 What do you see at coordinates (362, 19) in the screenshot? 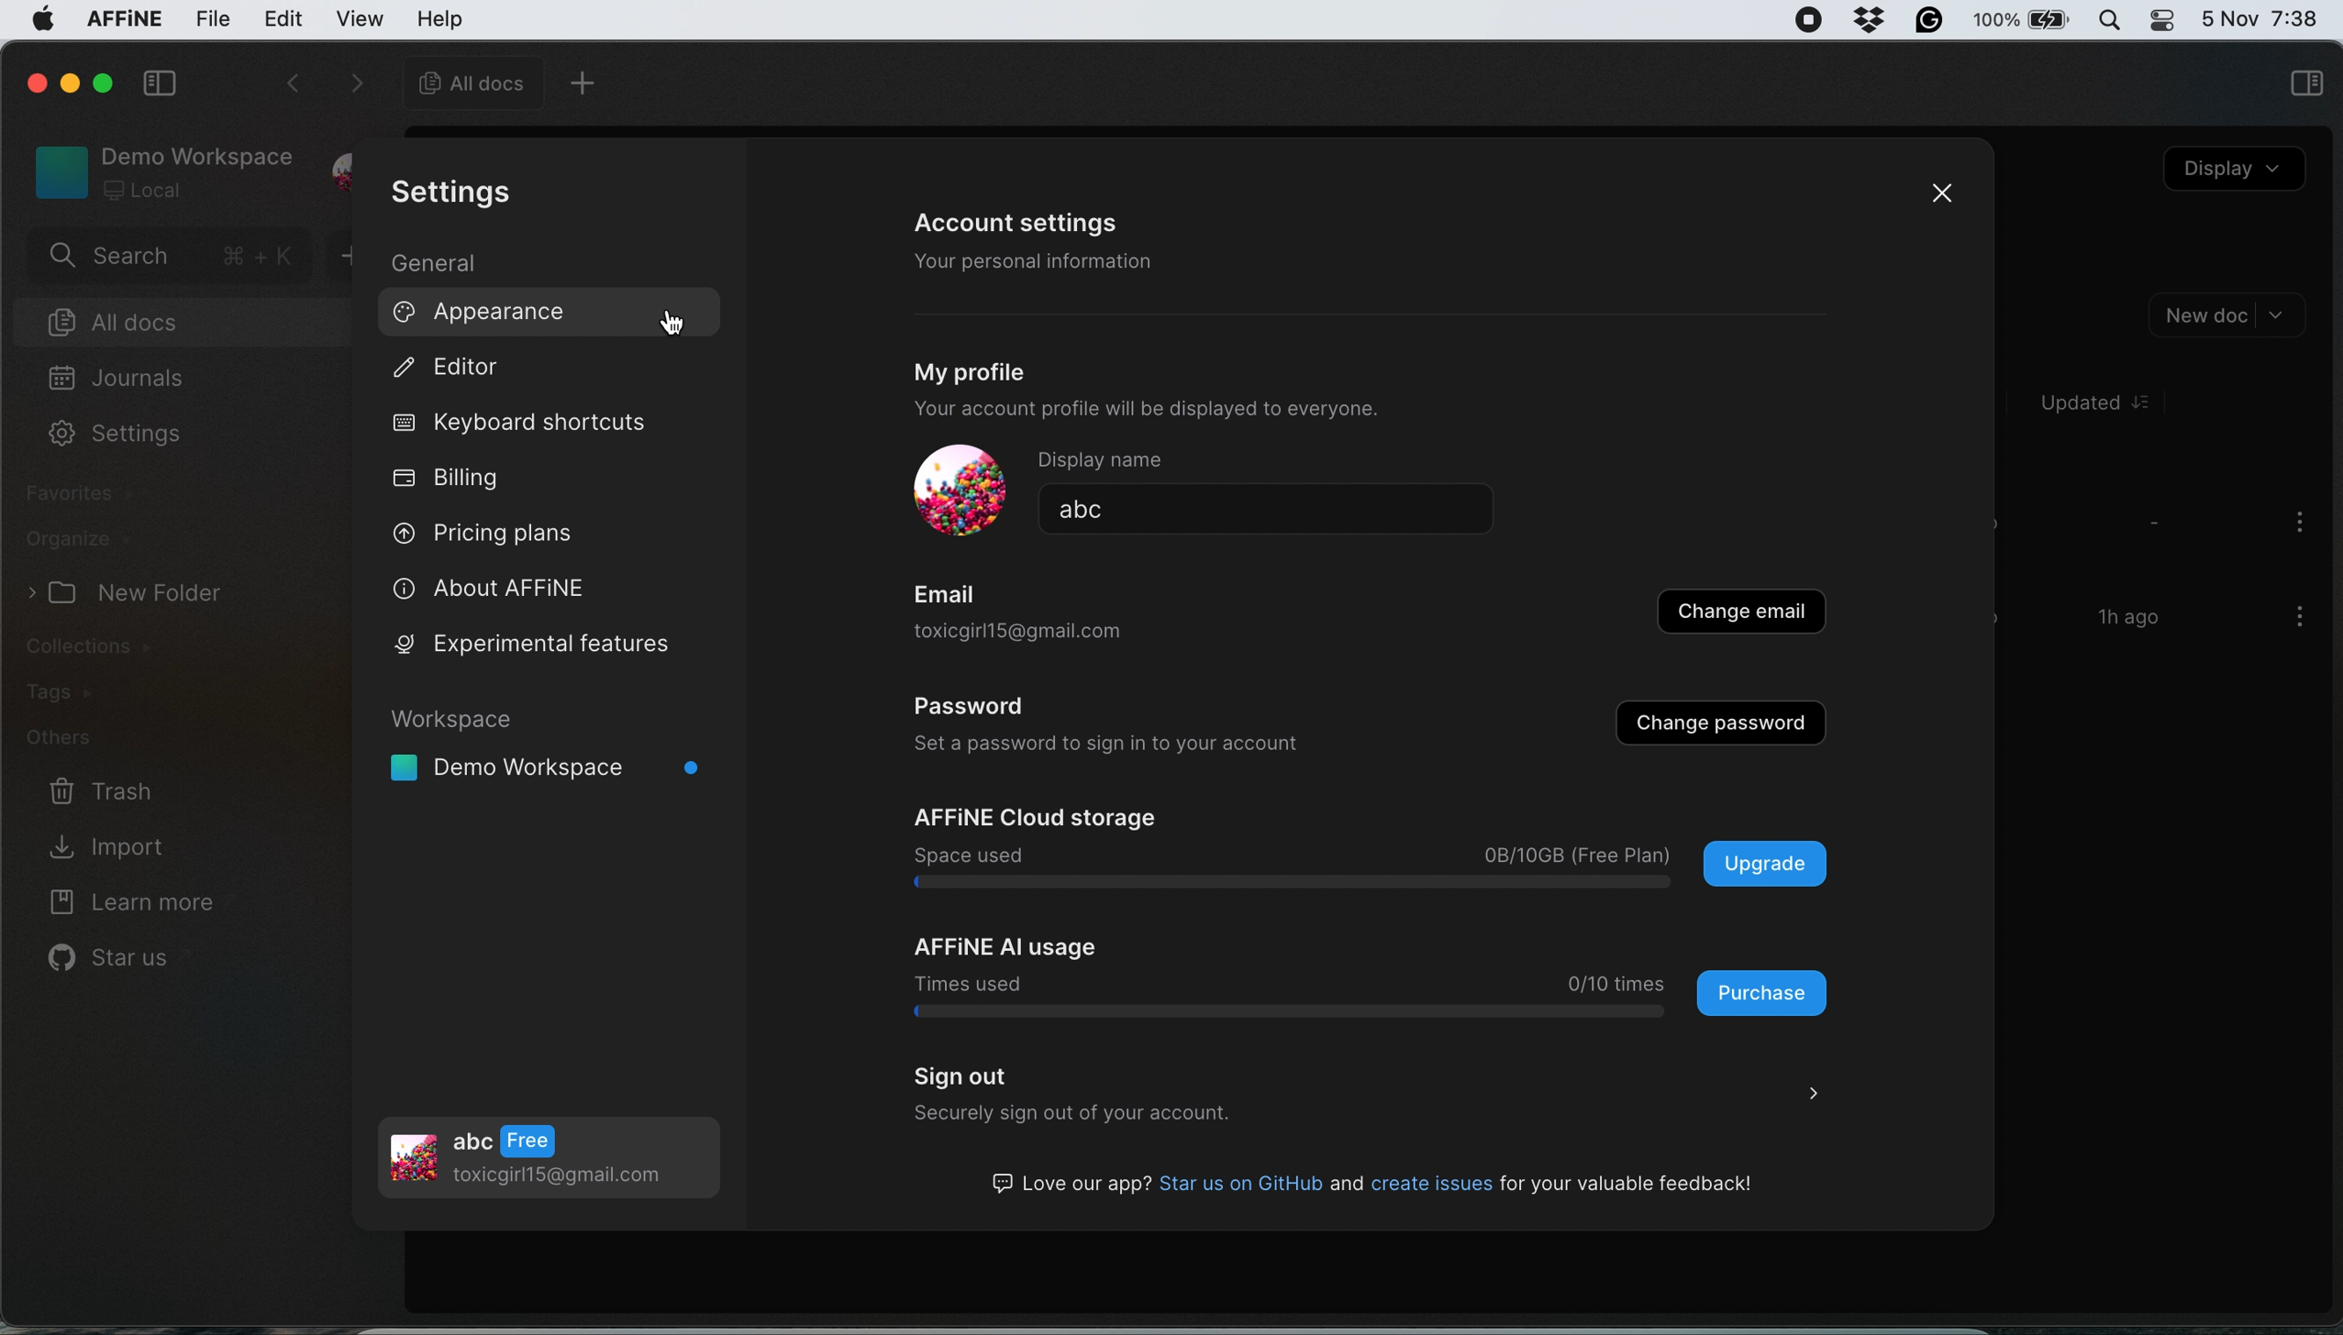
I see `view` at bounding box center [362, 19].